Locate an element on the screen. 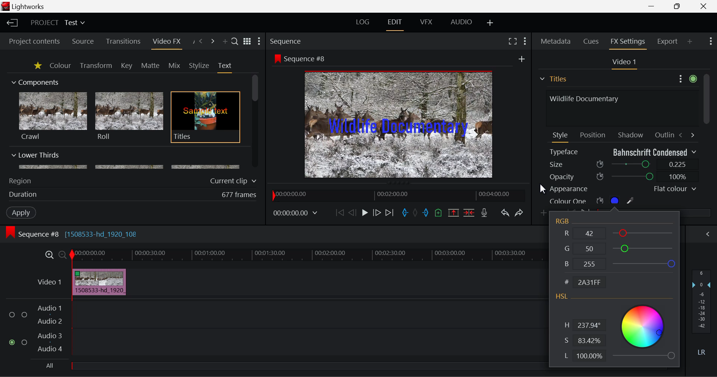 The width and height of the screenshot is (717, 377). Audio Input is located at coordinates (306, 330).